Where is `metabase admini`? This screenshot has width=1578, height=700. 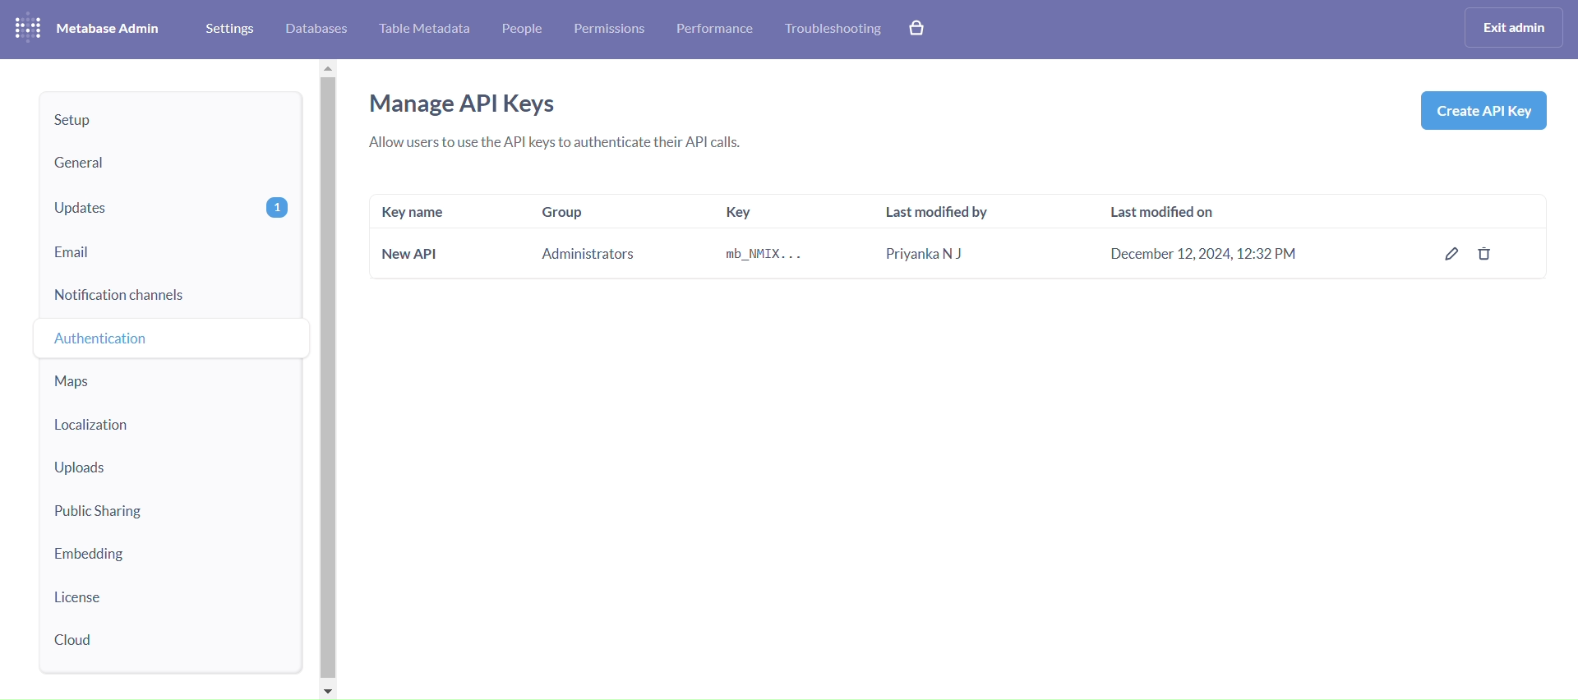
metabase admini is located at coordinates (110, 29).